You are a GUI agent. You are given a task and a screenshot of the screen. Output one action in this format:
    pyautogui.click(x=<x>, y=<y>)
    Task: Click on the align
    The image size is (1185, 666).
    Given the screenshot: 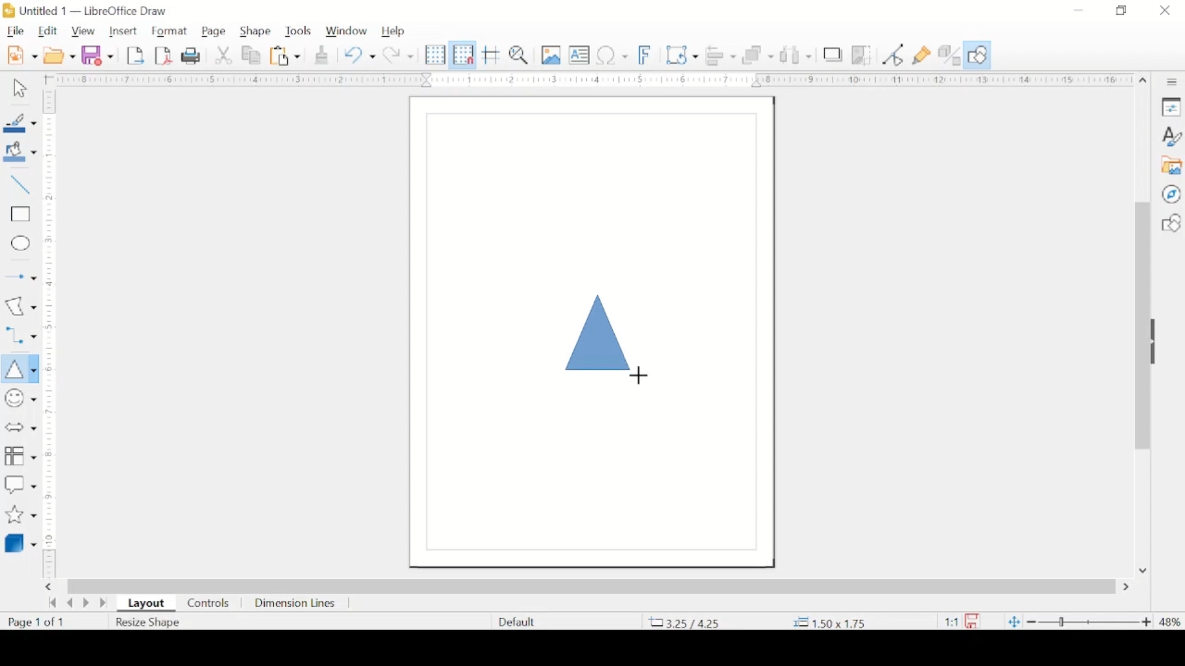 What is the action you would take?
    pyautogui.click(x=722, y=54)
    